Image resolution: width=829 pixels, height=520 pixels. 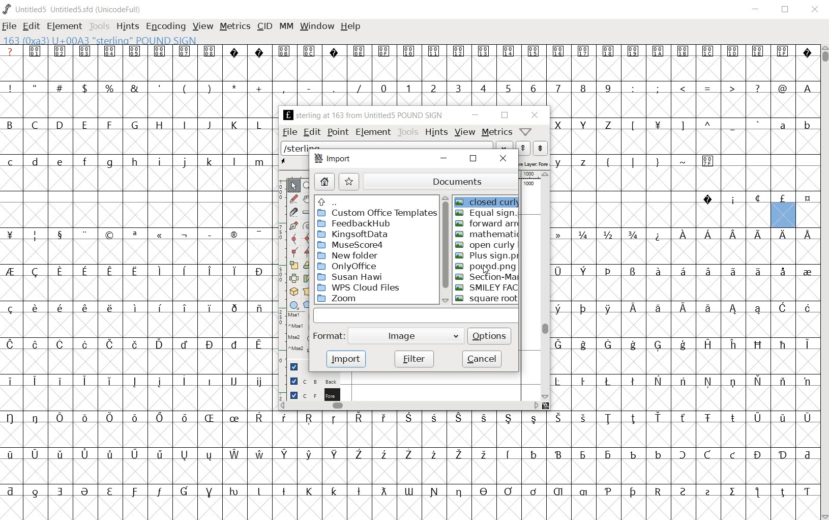 I want to click on Symbol, so click(x=210, y=455).